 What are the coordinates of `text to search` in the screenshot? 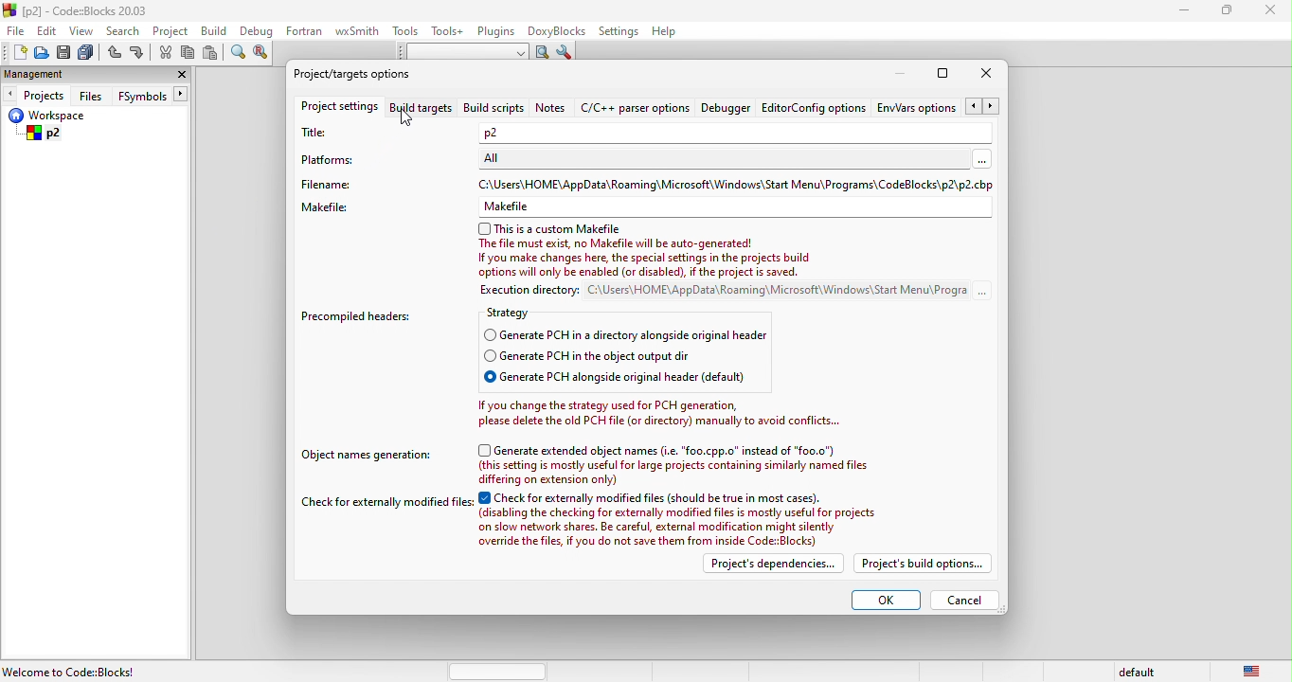 It's located at (458, 52).